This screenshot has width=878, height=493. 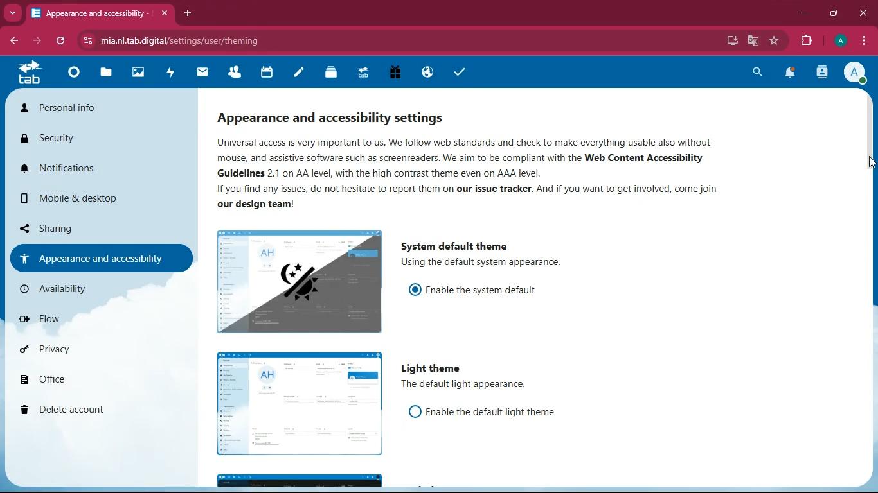 What do you see at coordinates (90, 171) in the screenshot?
I see `notifications` at bounding box center [90, 171].